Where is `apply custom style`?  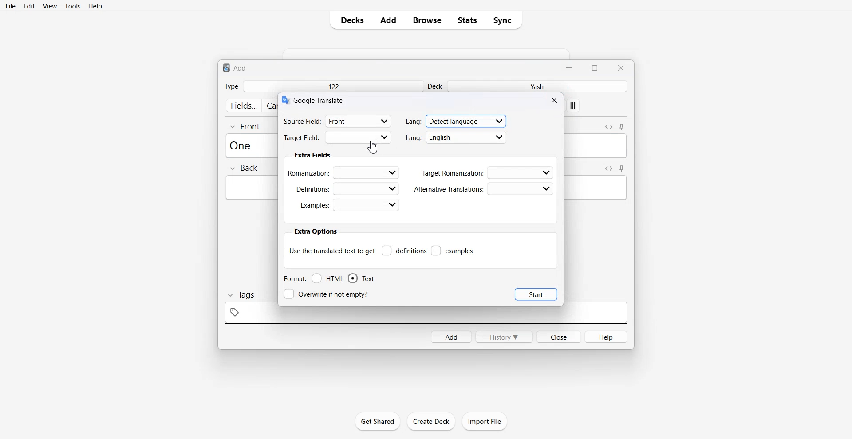
apply custom style is located at coordinates (573, 106).